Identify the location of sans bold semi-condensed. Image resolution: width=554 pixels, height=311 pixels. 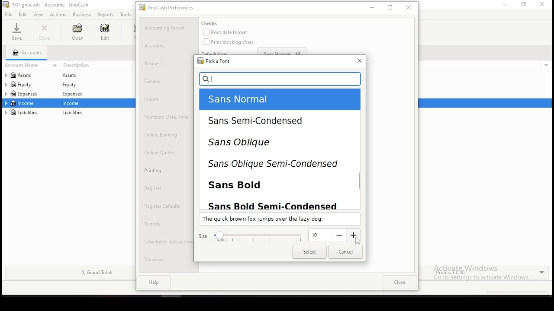
(276, 204).